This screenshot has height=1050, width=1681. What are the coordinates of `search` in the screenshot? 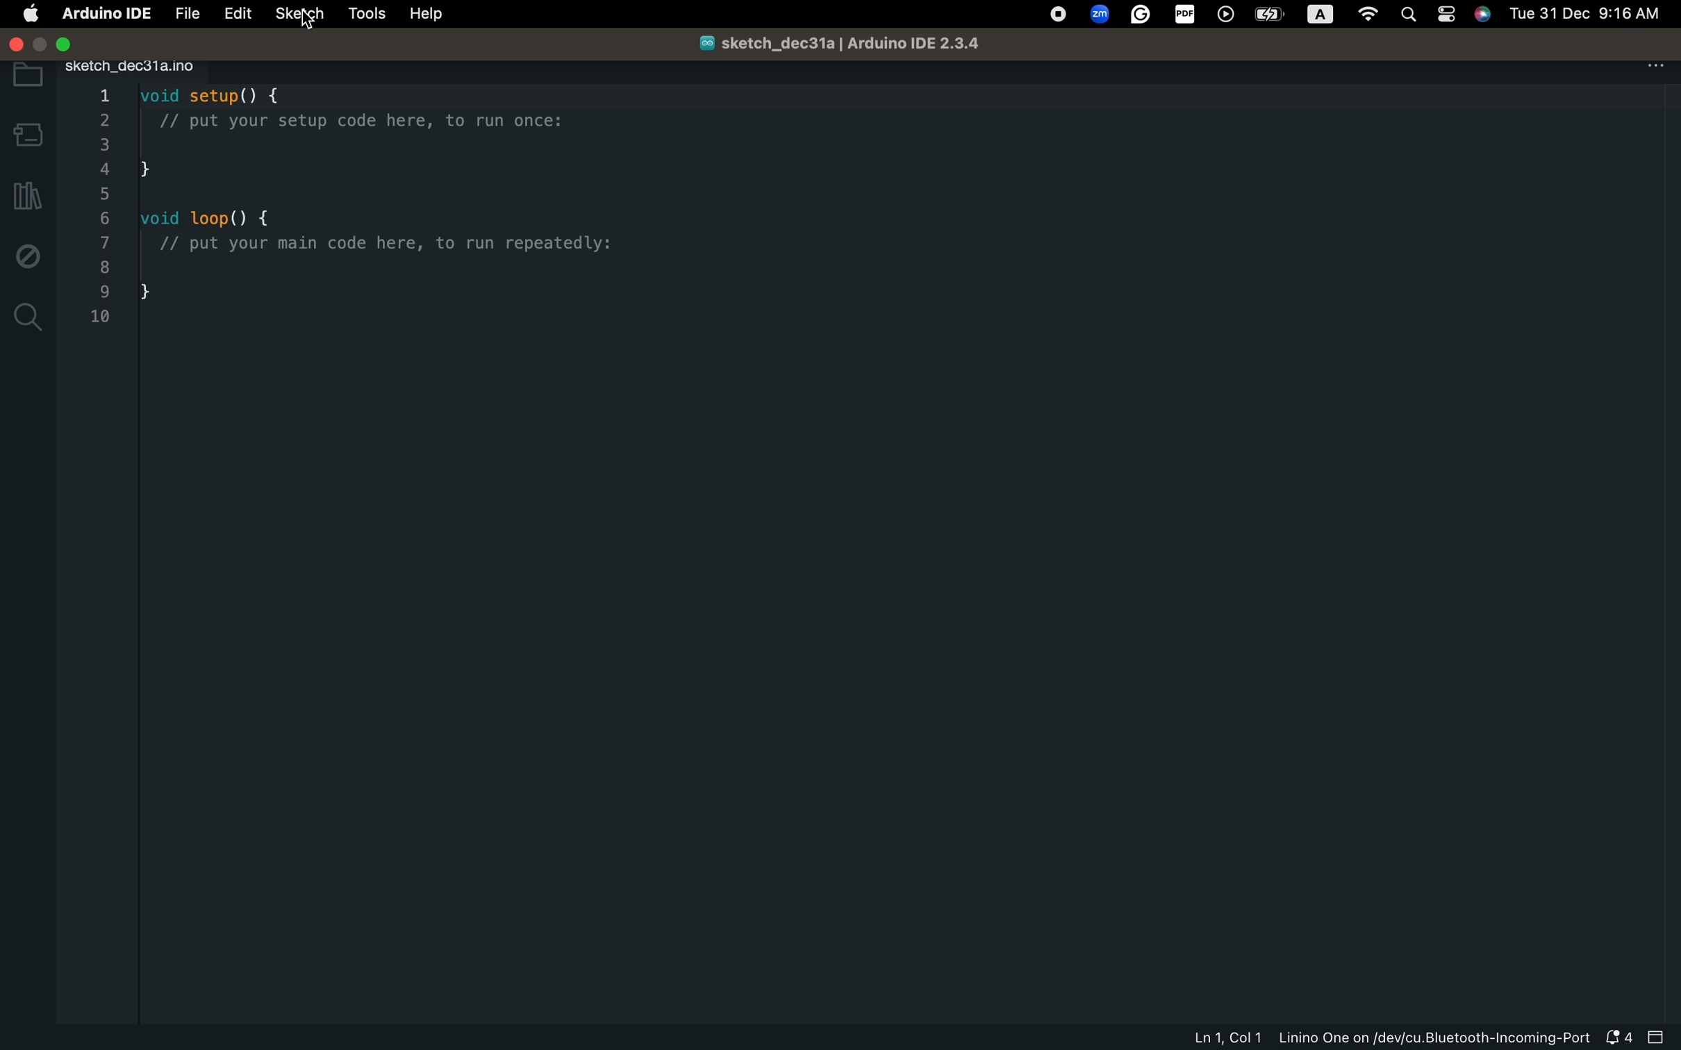 It's located at (28, 322).